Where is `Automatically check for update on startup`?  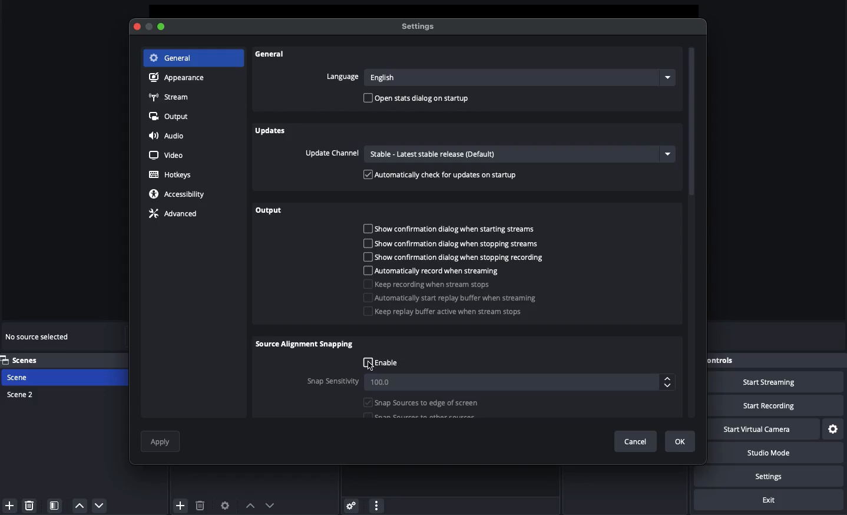
Automatically check for update on startup is located at coordinates (442, 174).